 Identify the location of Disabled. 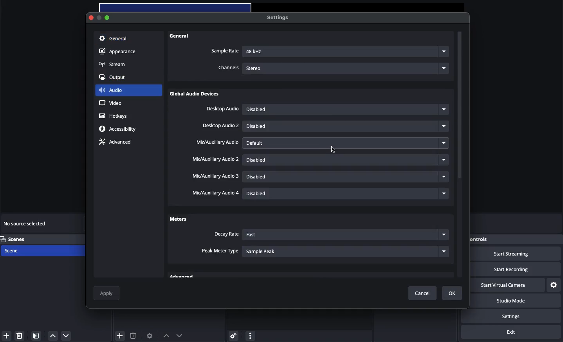
(347, 193).